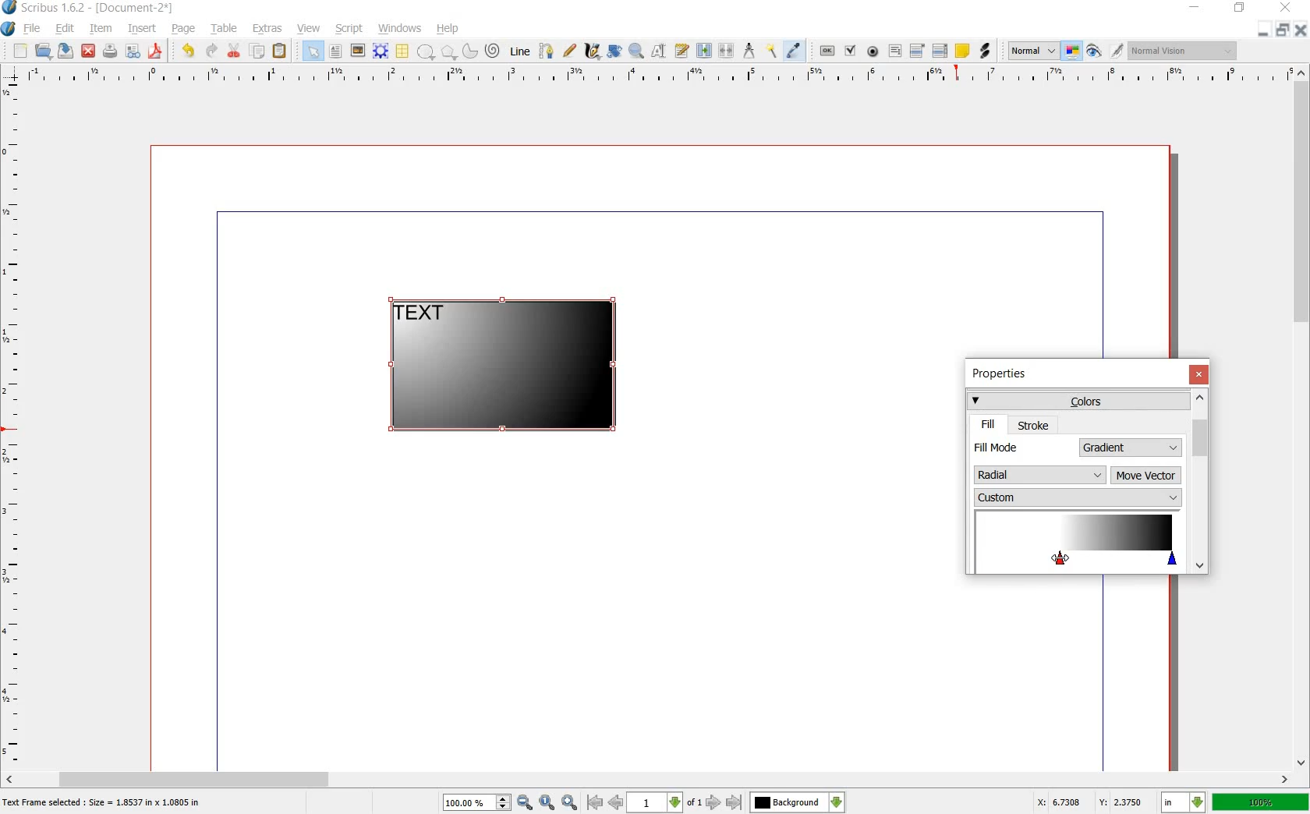 The height and width of the screenshot is (814, 1310). I want to click on ruler, so click(13, 424).